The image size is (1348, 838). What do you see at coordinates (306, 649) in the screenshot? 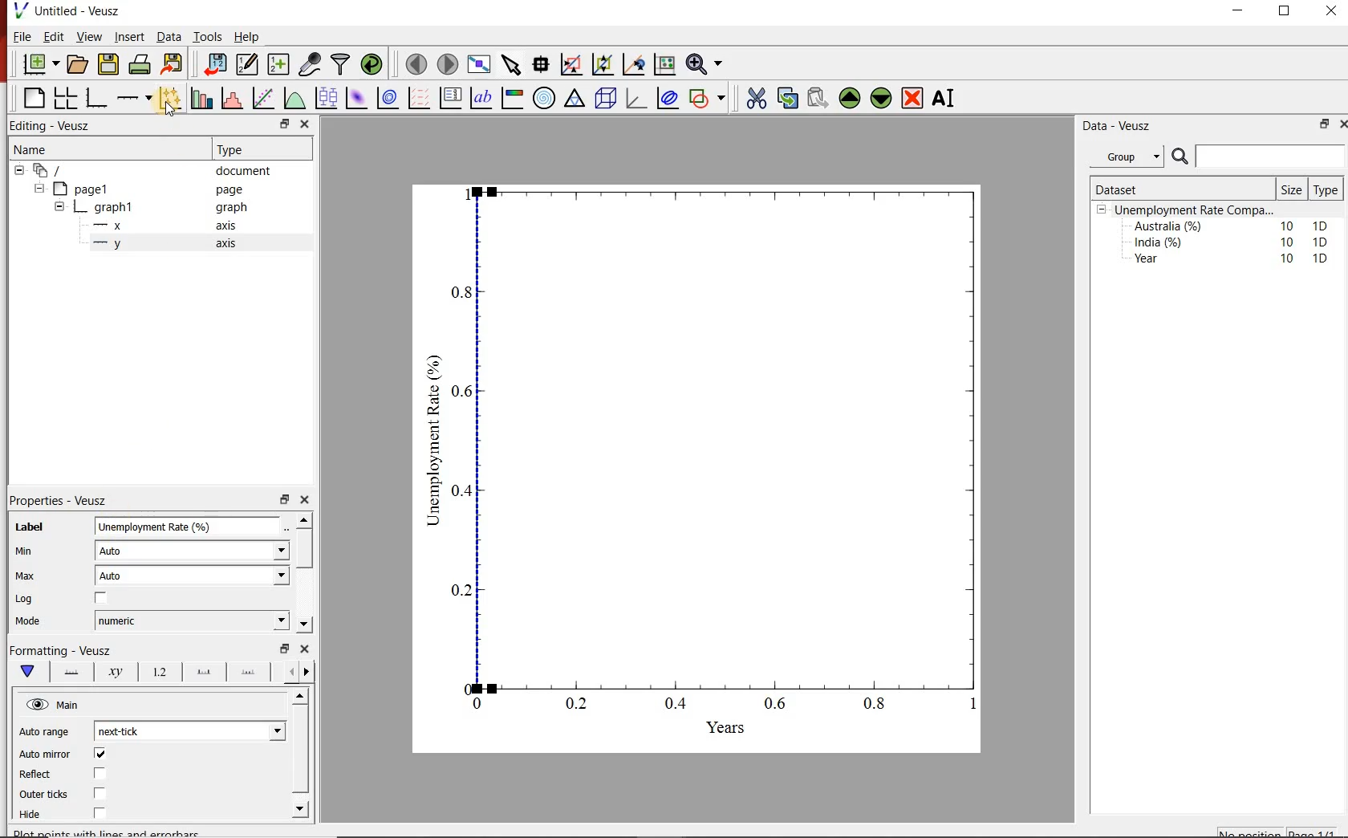
I see `close` at bounding box center [306, 649].